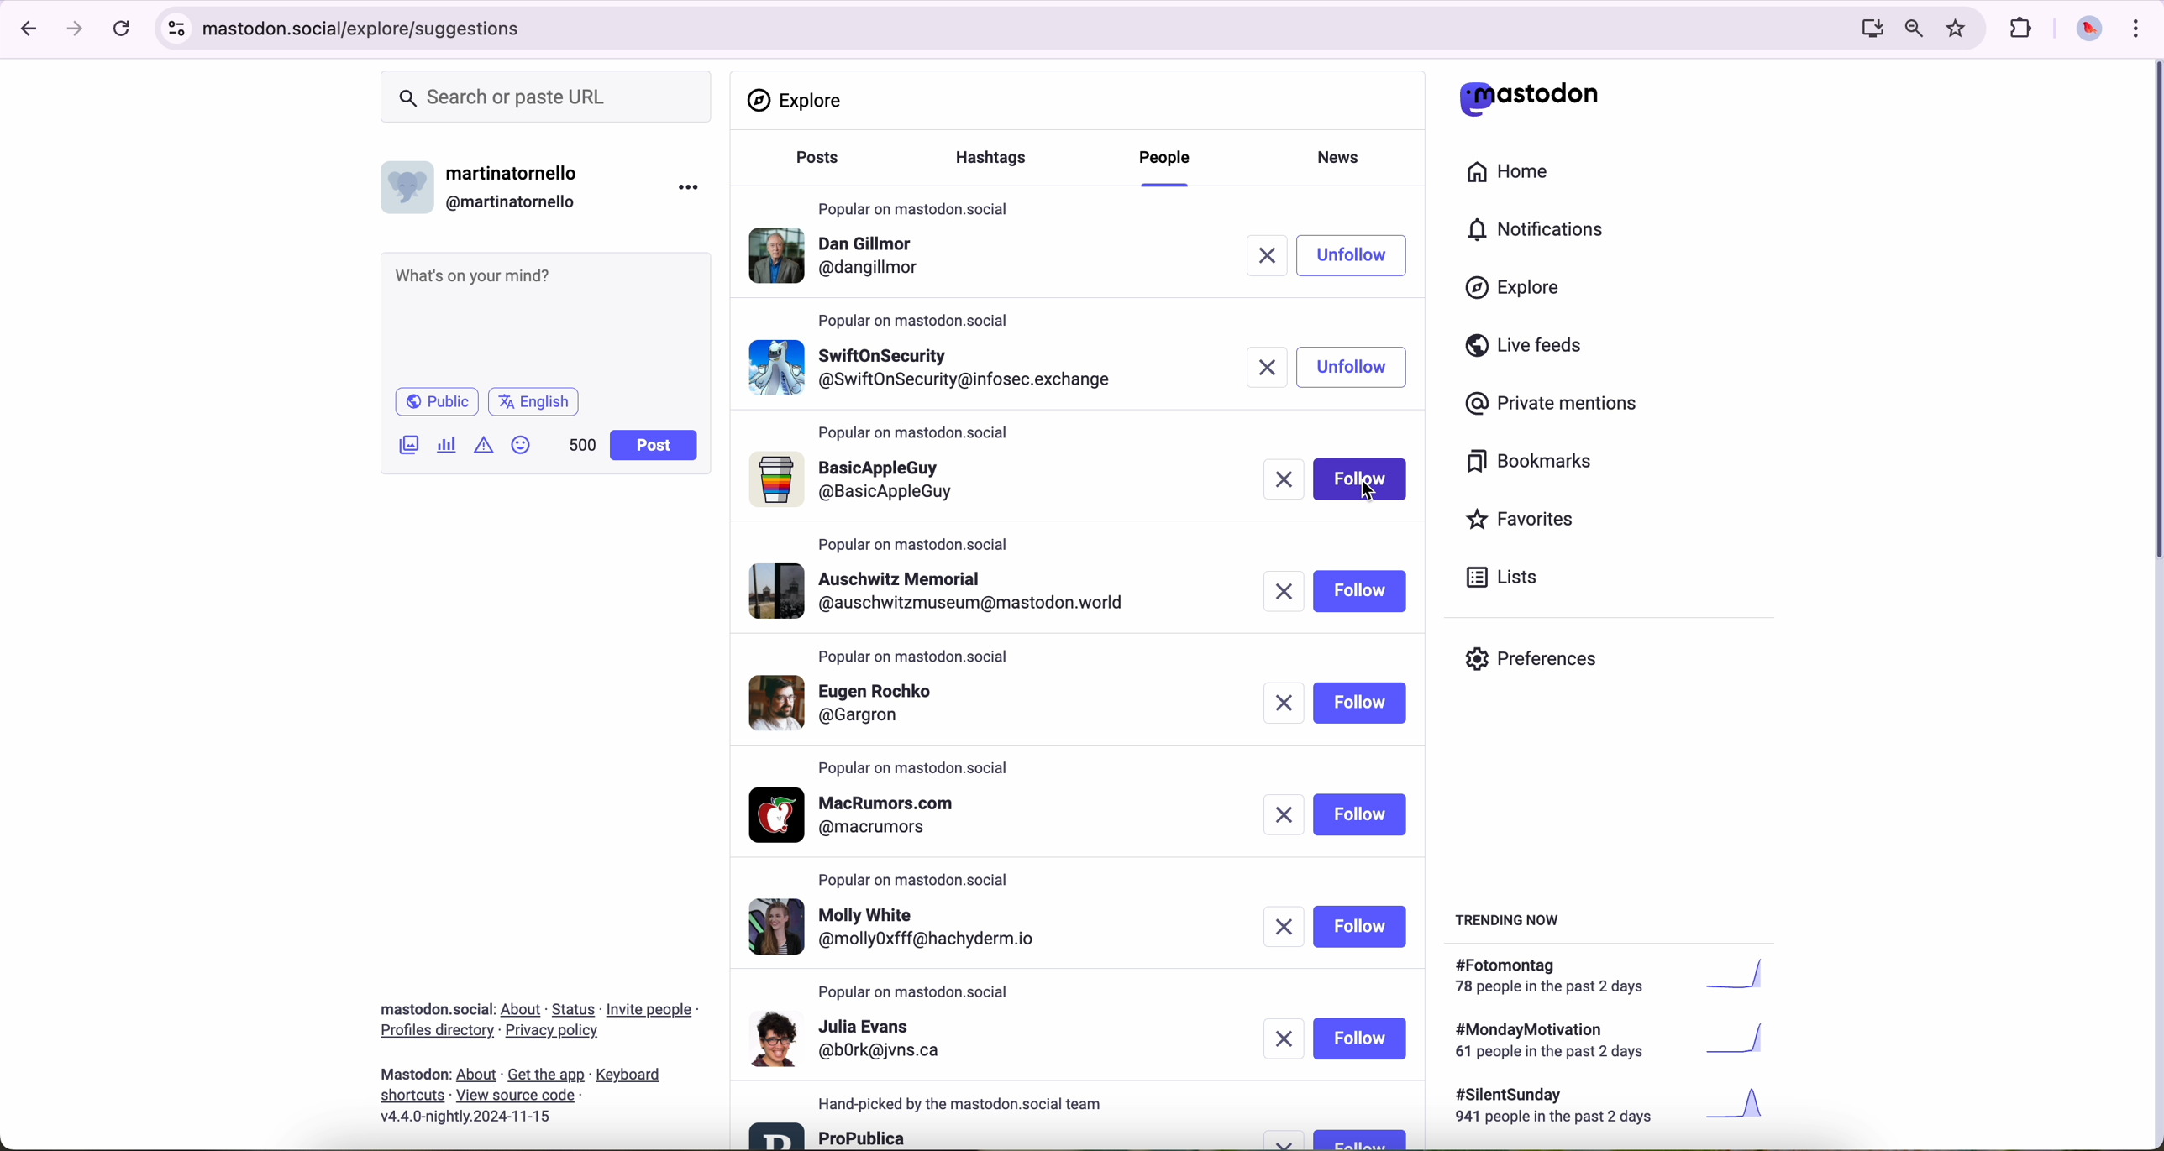 This screenshot has height=1151, width=2164. I want to click on navigate foward, so click(76, 29).